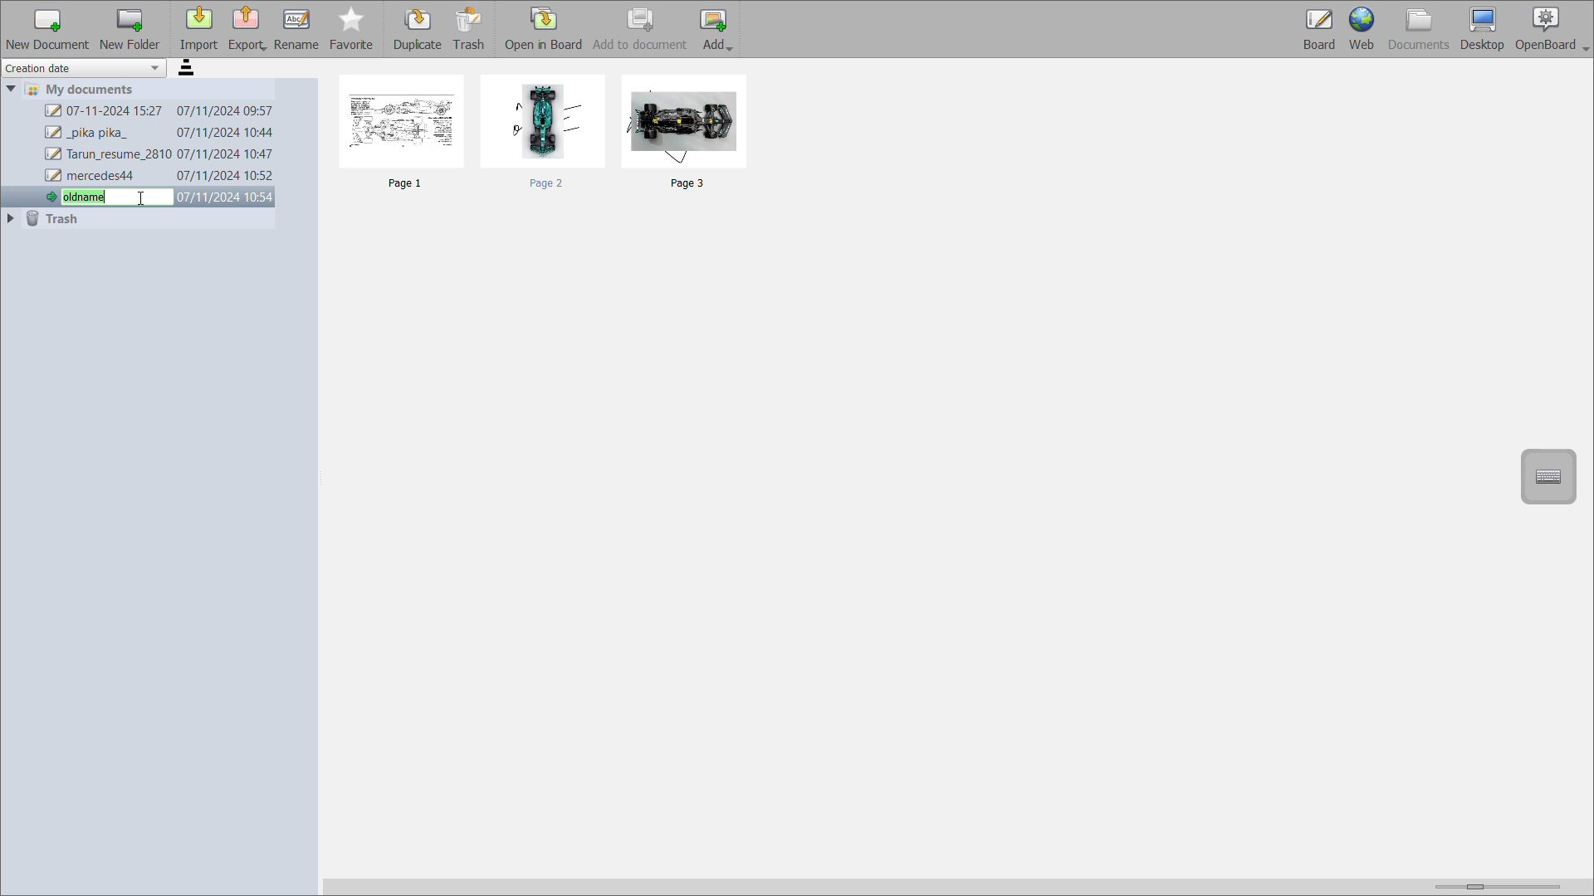 The width and height of the screenshot is (1594, 896). I want to click on add to document, so click(642, 29).